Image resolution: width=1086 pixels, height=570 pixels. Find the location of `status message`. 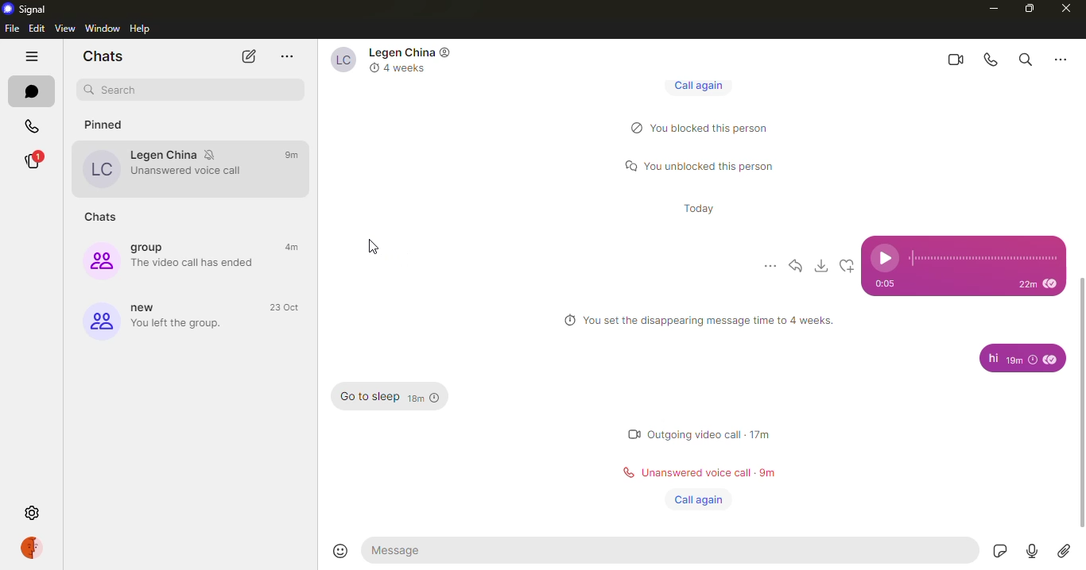

status message is located at coordinates (677, 436).